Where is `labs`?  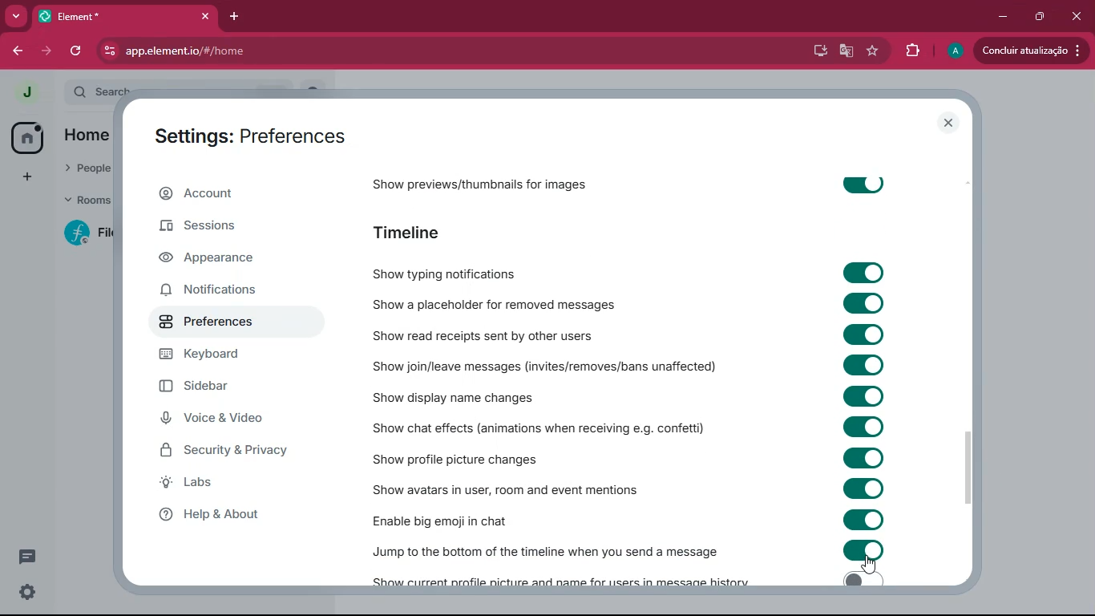 labs is located at coordinates (228, 485).